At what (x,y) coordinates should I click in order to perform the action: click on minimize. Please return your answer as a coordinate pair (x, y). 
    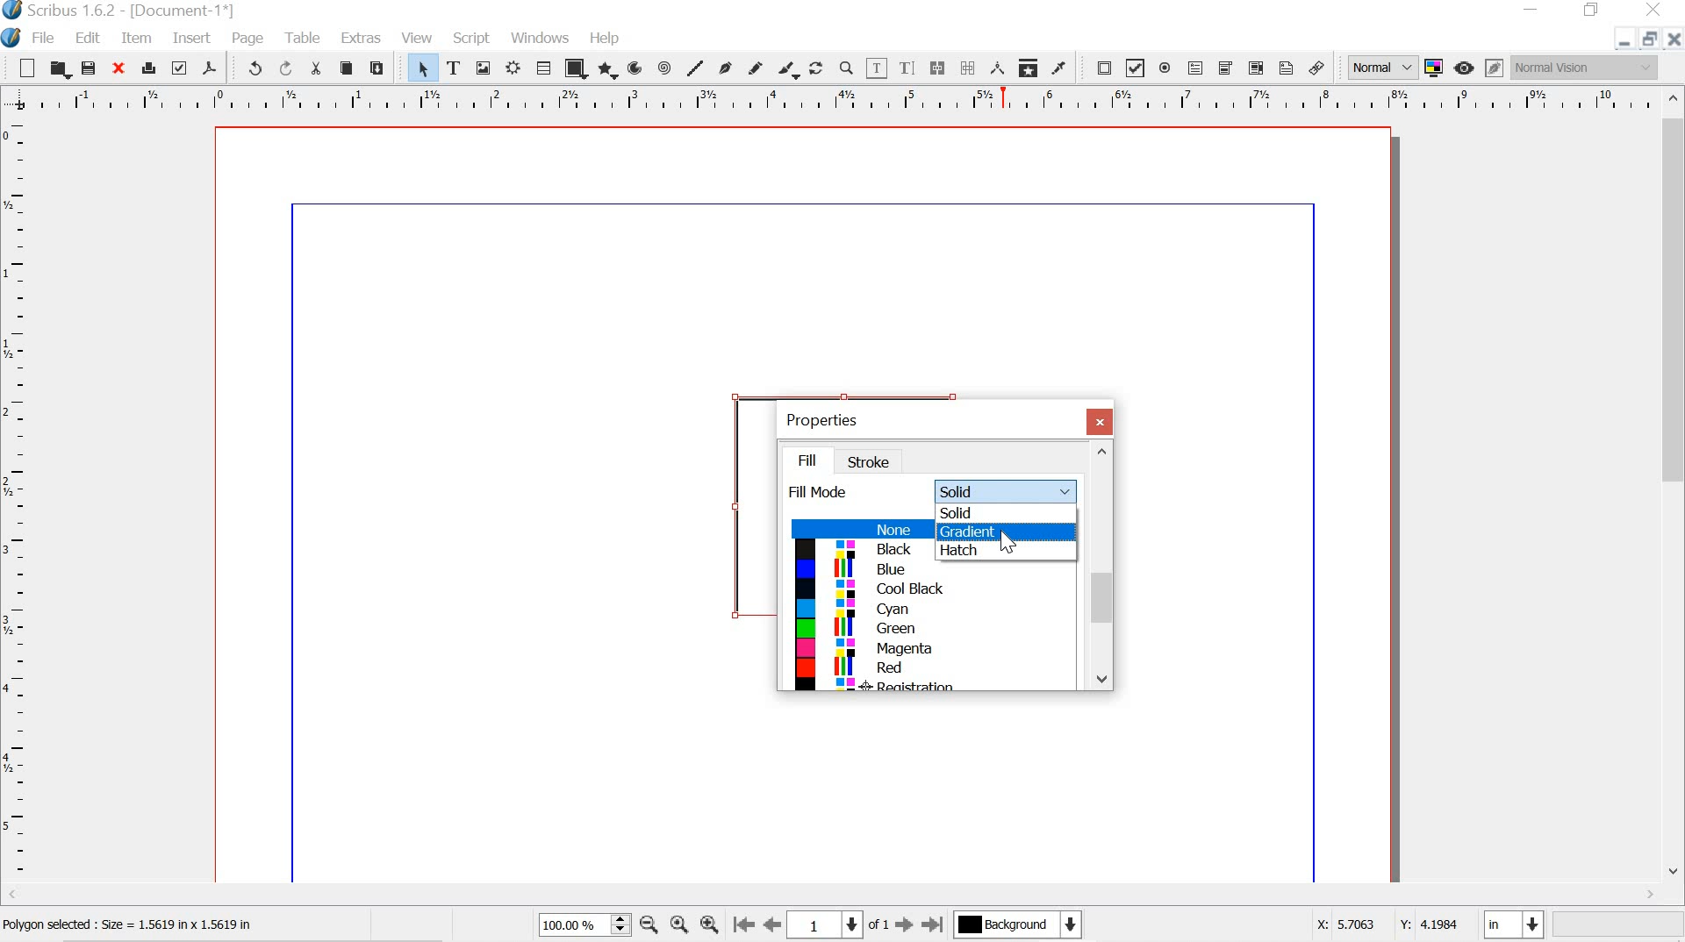
    Looking at the image, I should click on (1533, 11).